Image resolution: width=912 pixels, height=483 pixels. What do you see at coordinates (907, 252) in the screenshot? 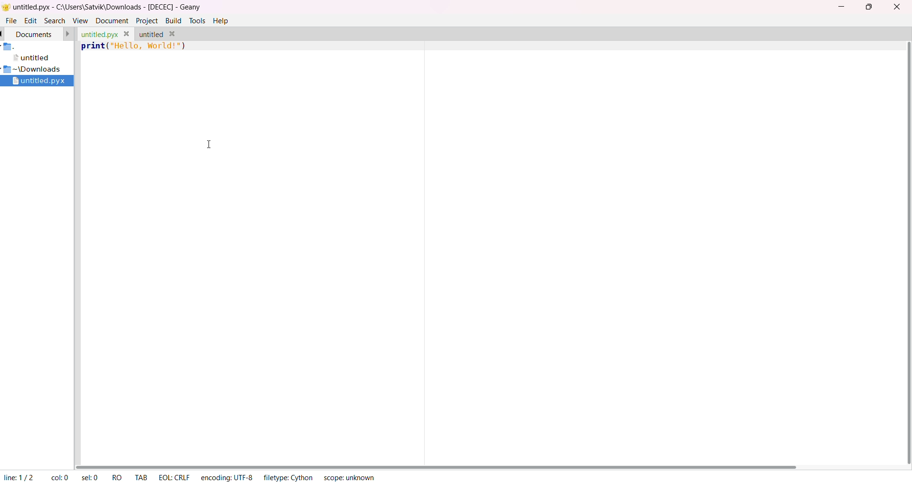
I see `vertical scroll bar` at bounding box center [907, 252].